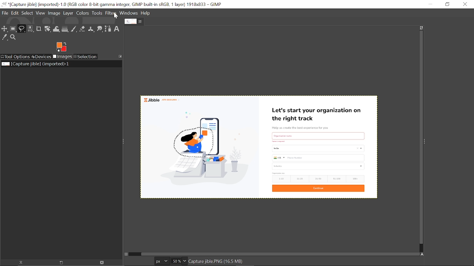 The width and height of the screenshot is (474, 266). What do you see at coordinates (429, 4) in the screenshot?
I see `Minimize` at bounding box center [429, 4].